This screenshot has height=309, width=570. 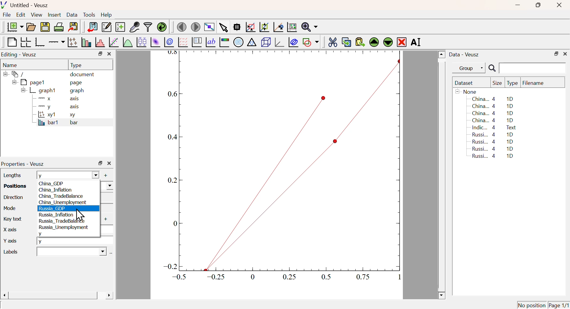 I want to click on X axis, so click(x=56, y=99).